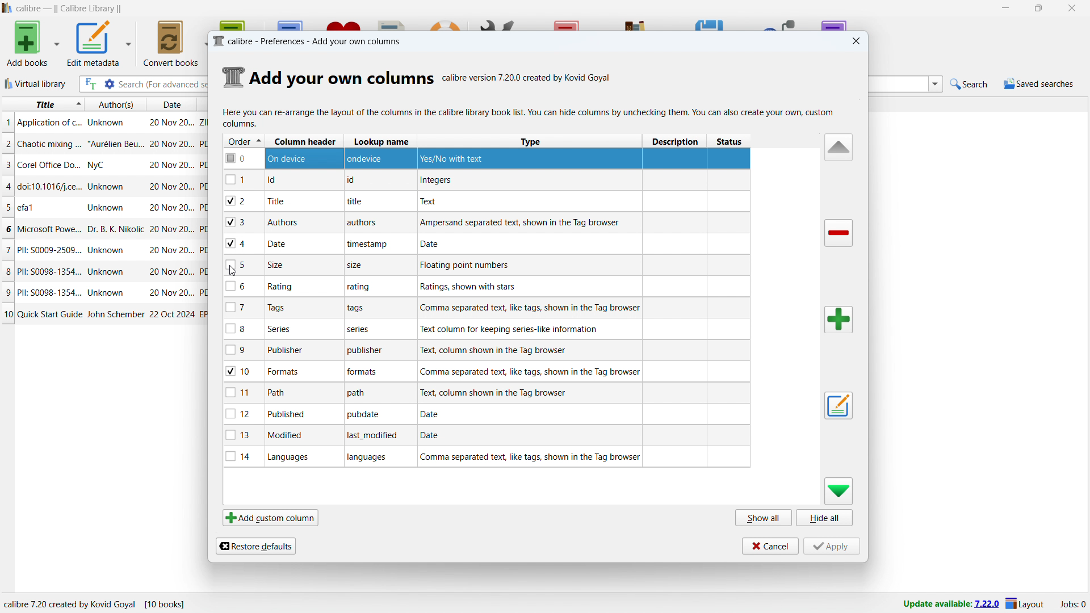 The width and height of the screenshot is (1090, 613). I want to click on 2, so click(7, 143).